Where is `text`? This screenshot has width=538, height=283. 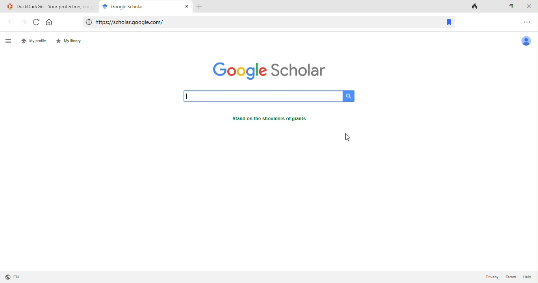
text is located at coordinates (273, 120).